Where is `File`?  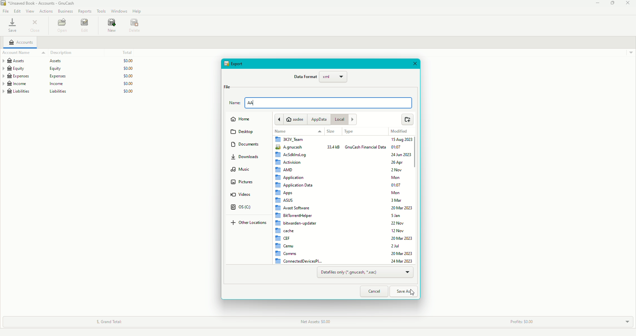
File is located at coordinates (227, 86).